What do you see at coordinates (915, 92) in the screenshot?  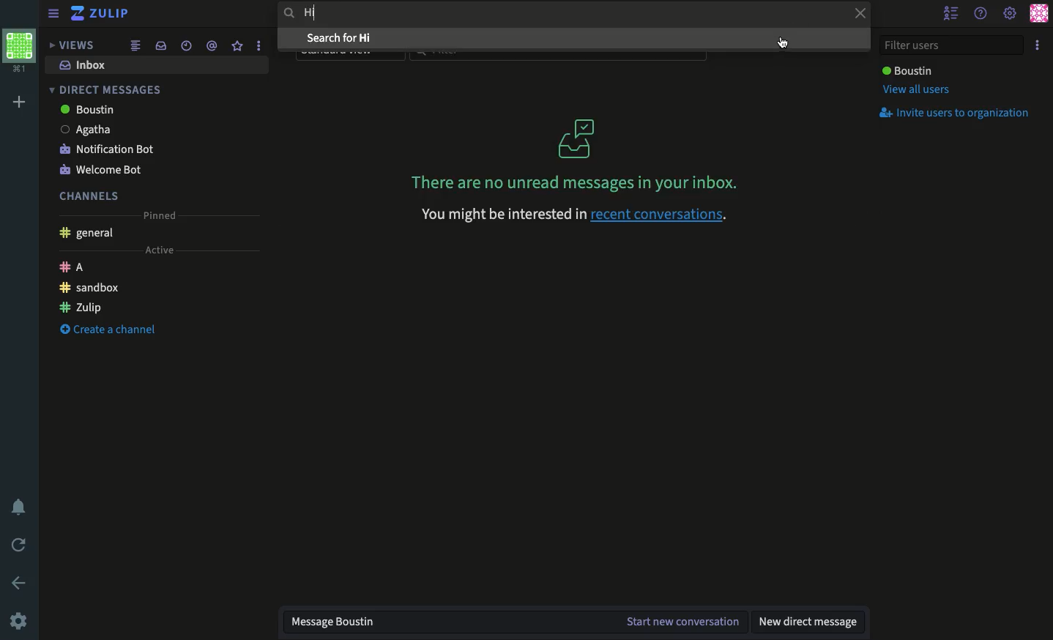 I see `View all users` at bounding box center [915, 92].